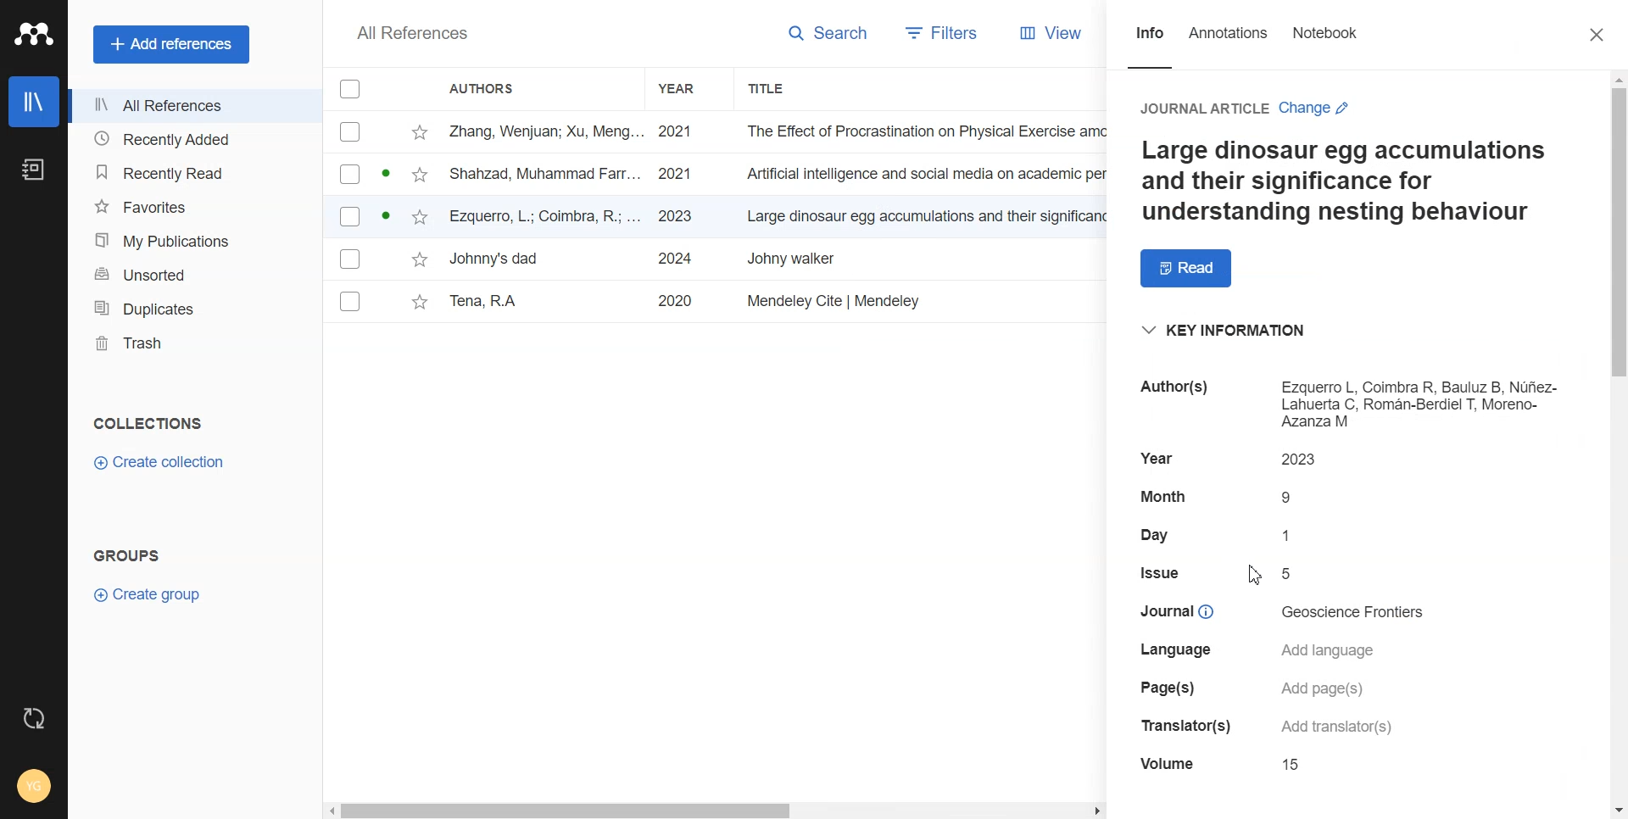 The height and width of the screenshot is (819, 1628). What do you see at coordinates (351, 131) in the screenshot?
I see `Checkbox` at bounding box center [351, 131].